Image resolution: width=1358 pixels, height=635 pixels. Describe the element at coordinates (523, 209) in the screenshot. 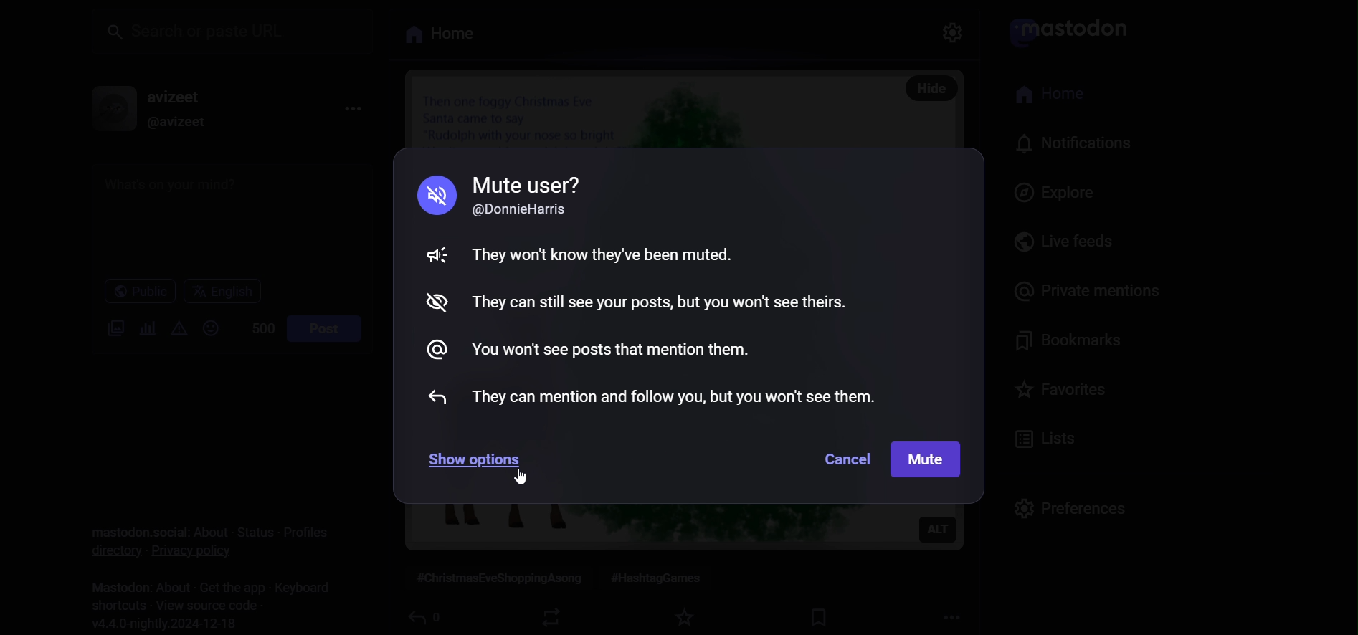

I see `@DonnieHarris` at that location.